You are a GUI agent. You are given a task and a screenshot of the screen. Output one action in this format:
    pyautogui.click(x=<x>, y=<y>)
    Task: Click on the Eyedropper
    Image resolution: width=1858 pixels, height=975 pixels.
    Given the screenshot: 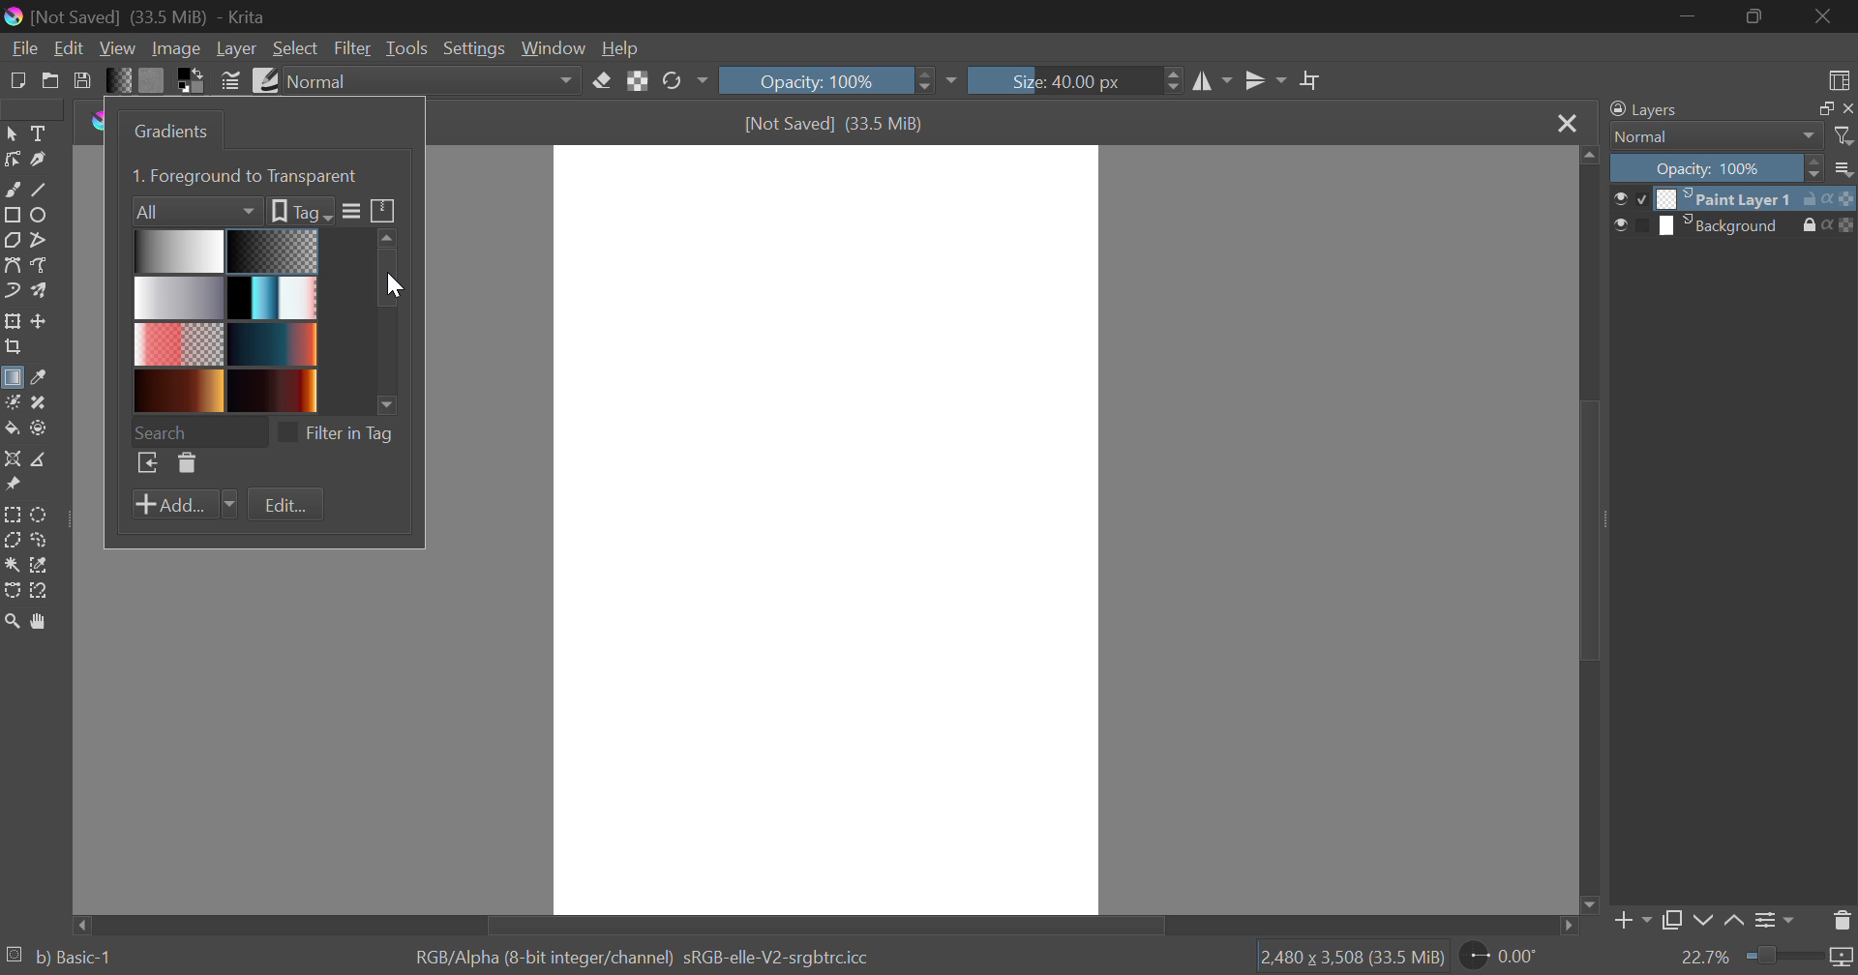 What is the action you would take?
    pyautogui.click(x=37, y=379)
    